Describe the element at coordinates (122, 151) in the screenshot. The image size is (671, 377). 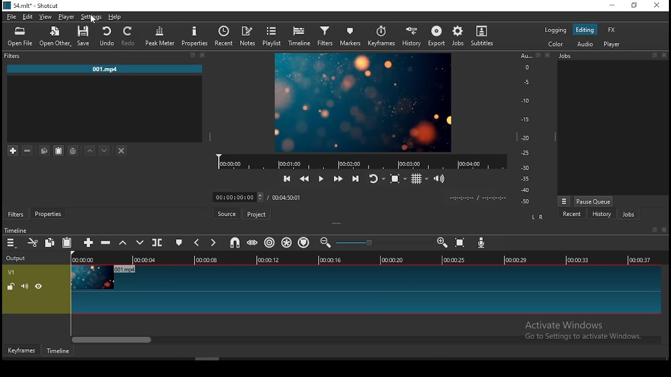
I see `deselect filter` at that location.